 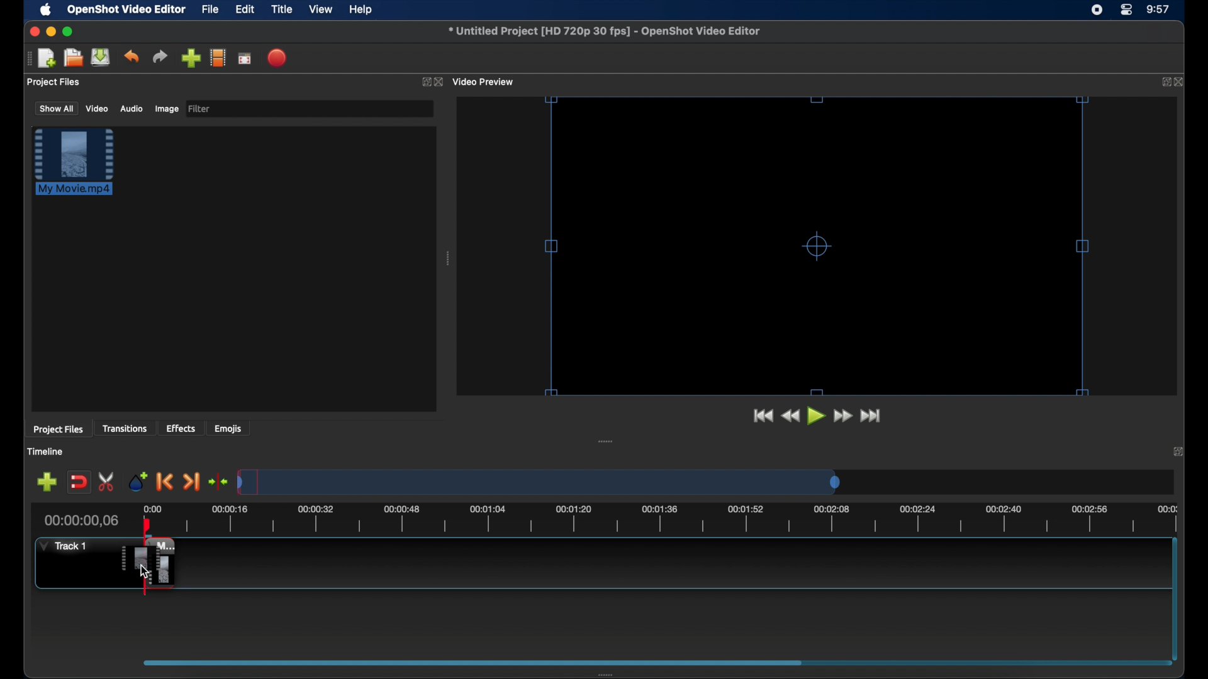 What do you see at coordinates (125, 428) in the screenshot?
I see `transitions` at bounding box center [125, 428].